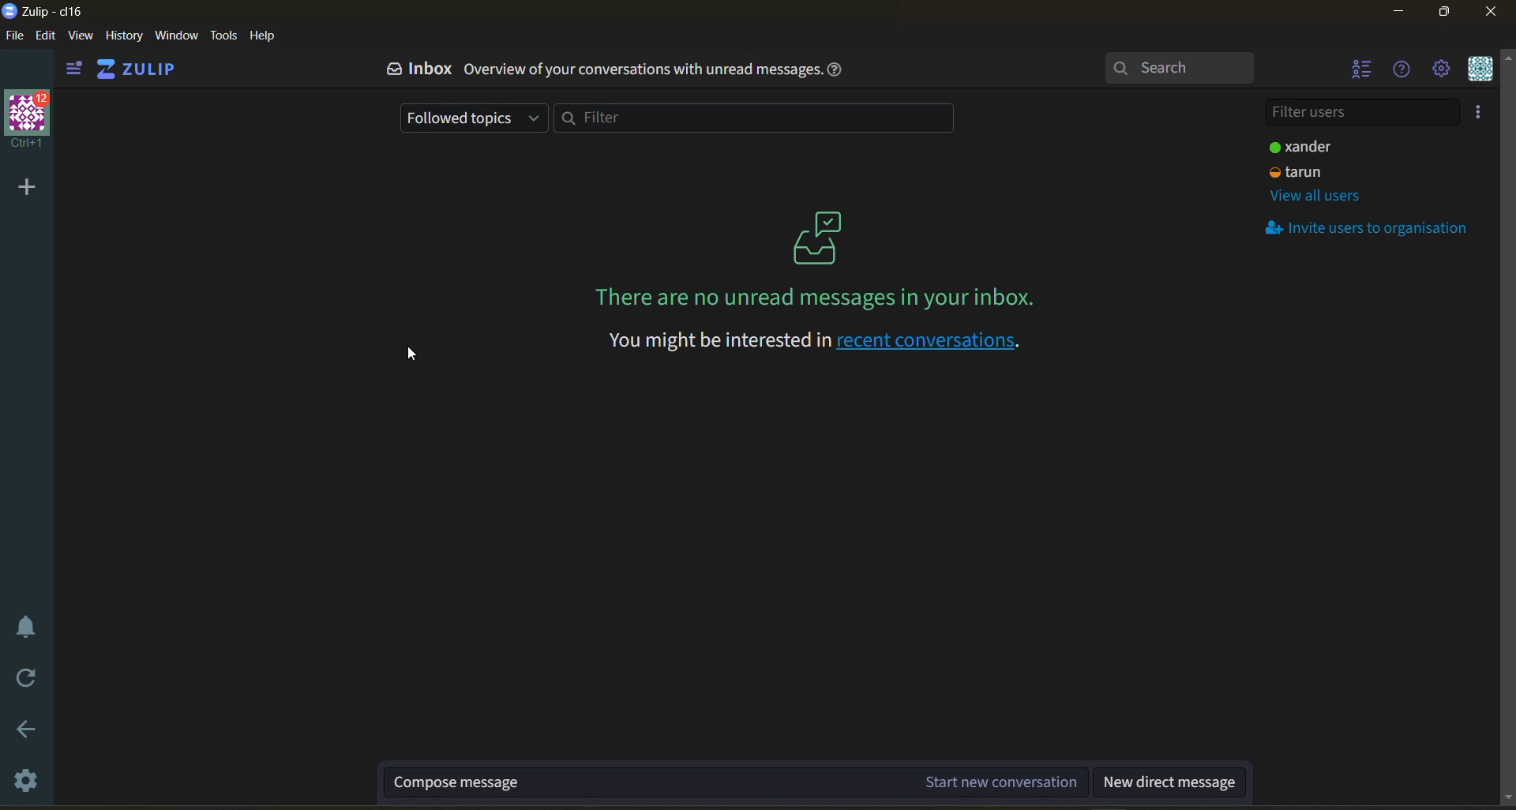  What do you see at coordinates (1486, 70) in the screenshot?
I see `personal menu` at bounding box center [1486, 70].